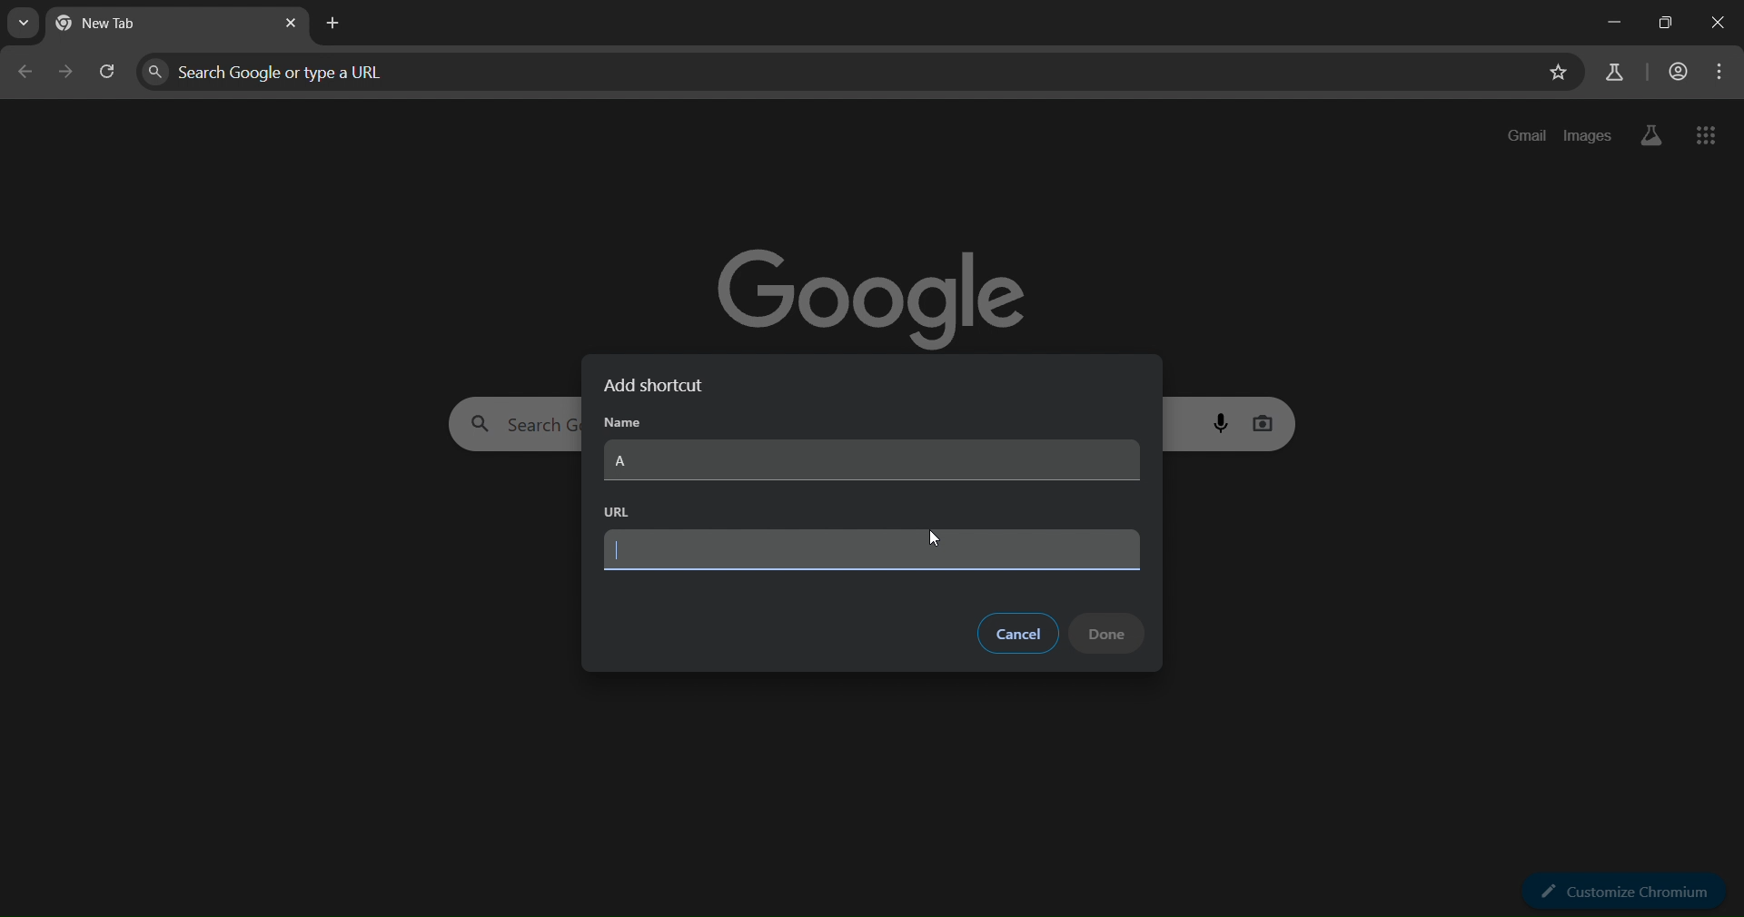  Describe the element at coordinates (337, 23) in the screenshot. I see `new tab` at that location.